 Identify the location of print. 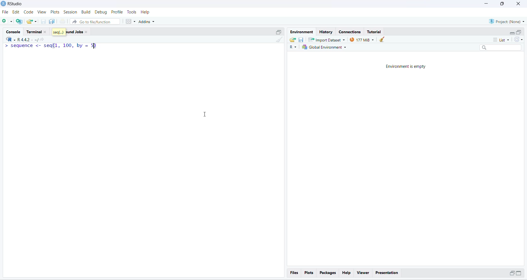
(63, 21).